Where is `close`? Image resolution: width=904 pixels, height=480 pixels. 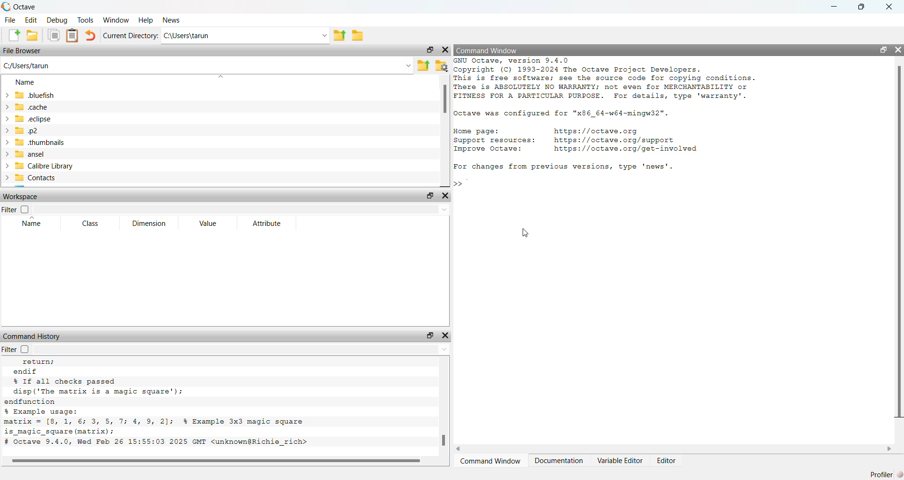
close is located at coordinates (445, 195).